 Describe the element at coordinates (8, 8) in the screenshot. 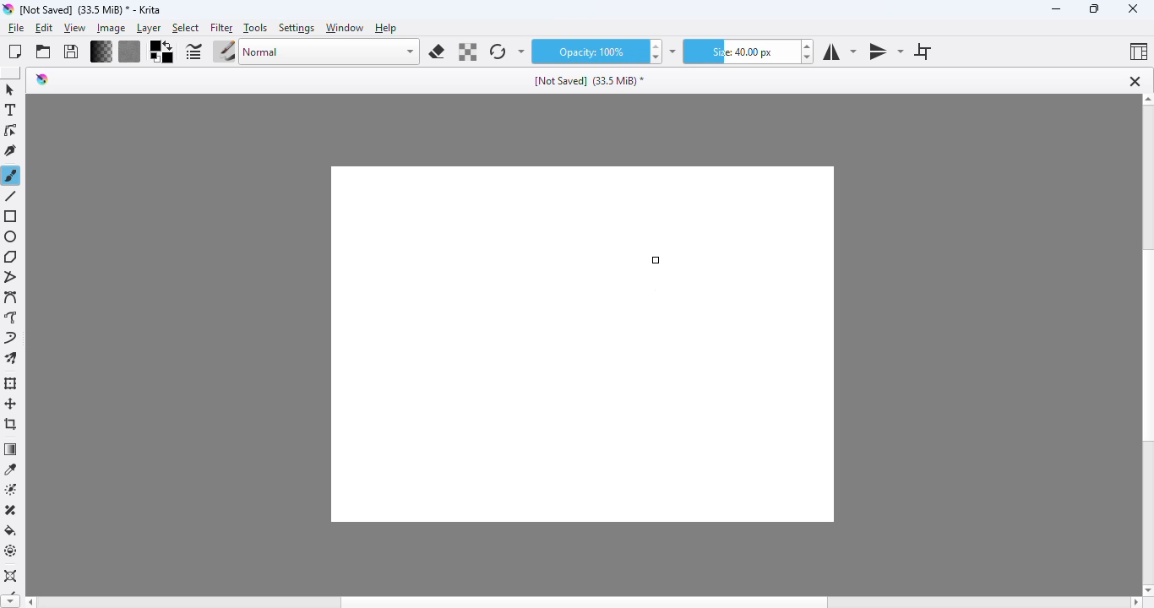

I see `logo` at that location.